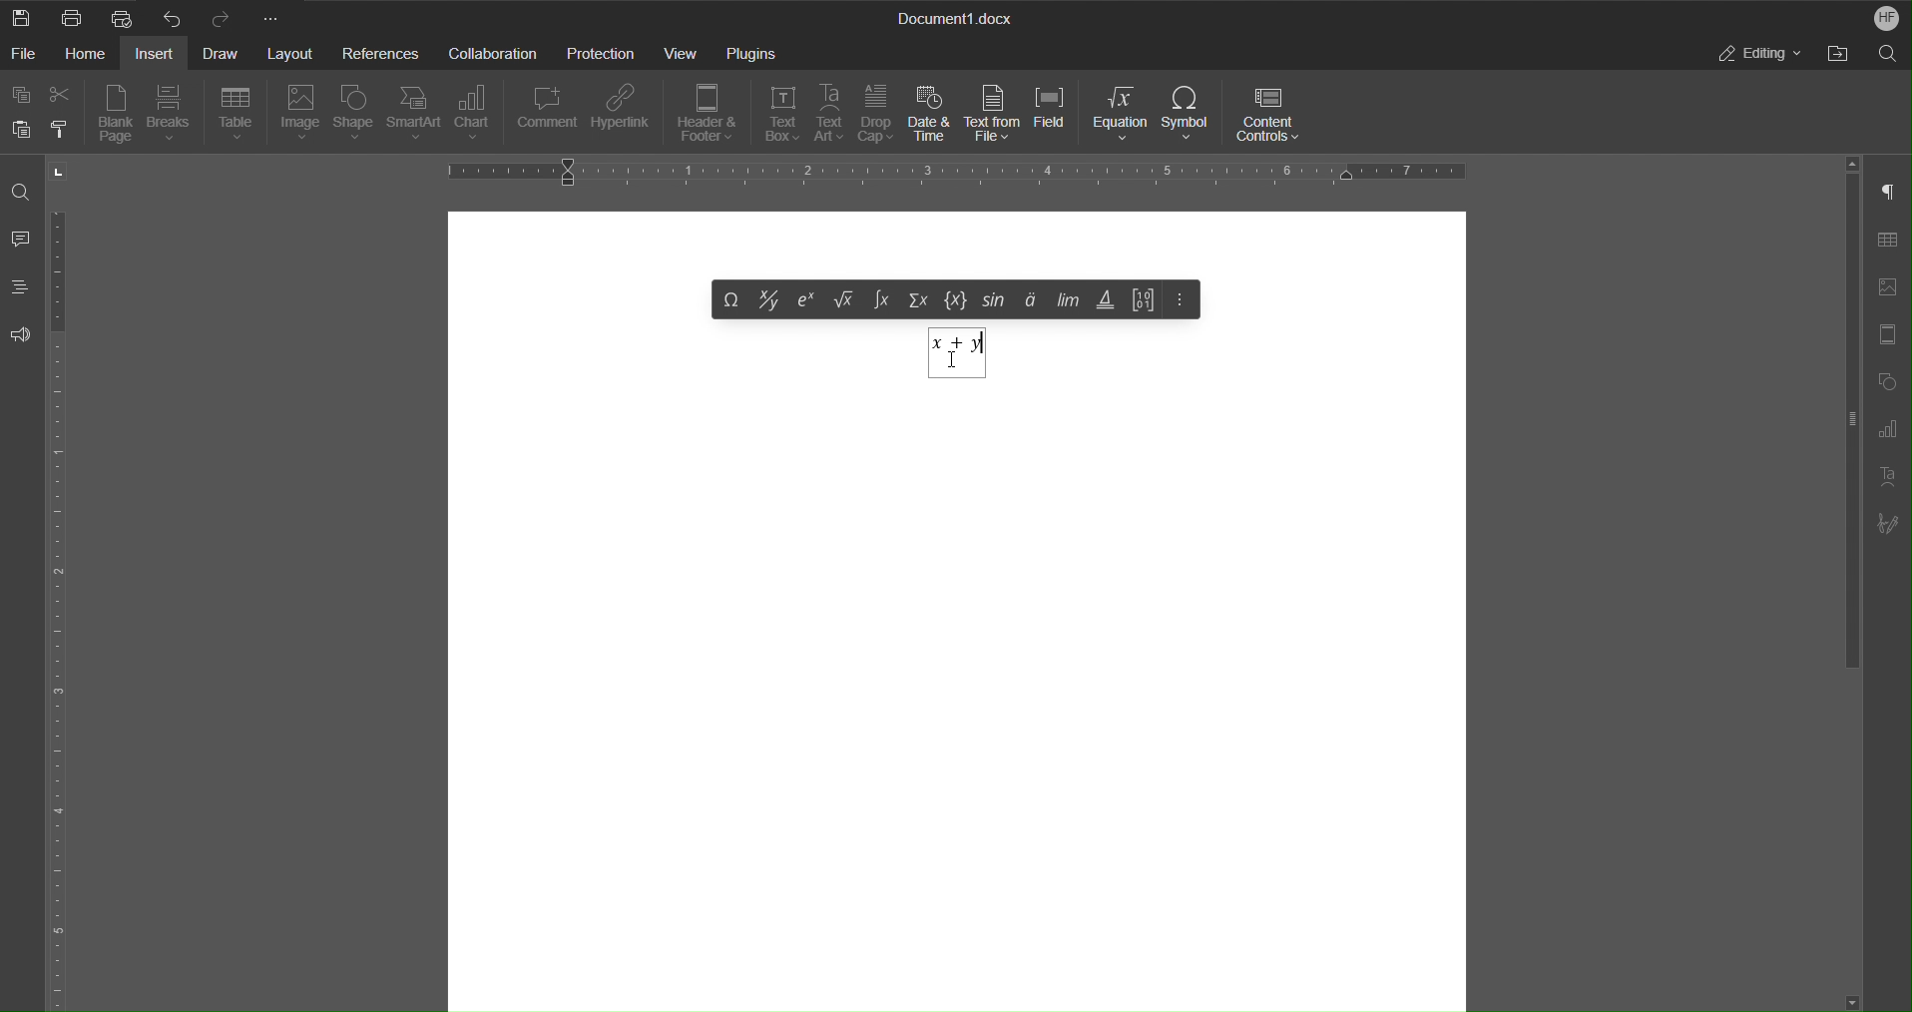  What do you see at coordinates (685, 51) in the screenshot?
I see `View` at bounding box center [685, 51].